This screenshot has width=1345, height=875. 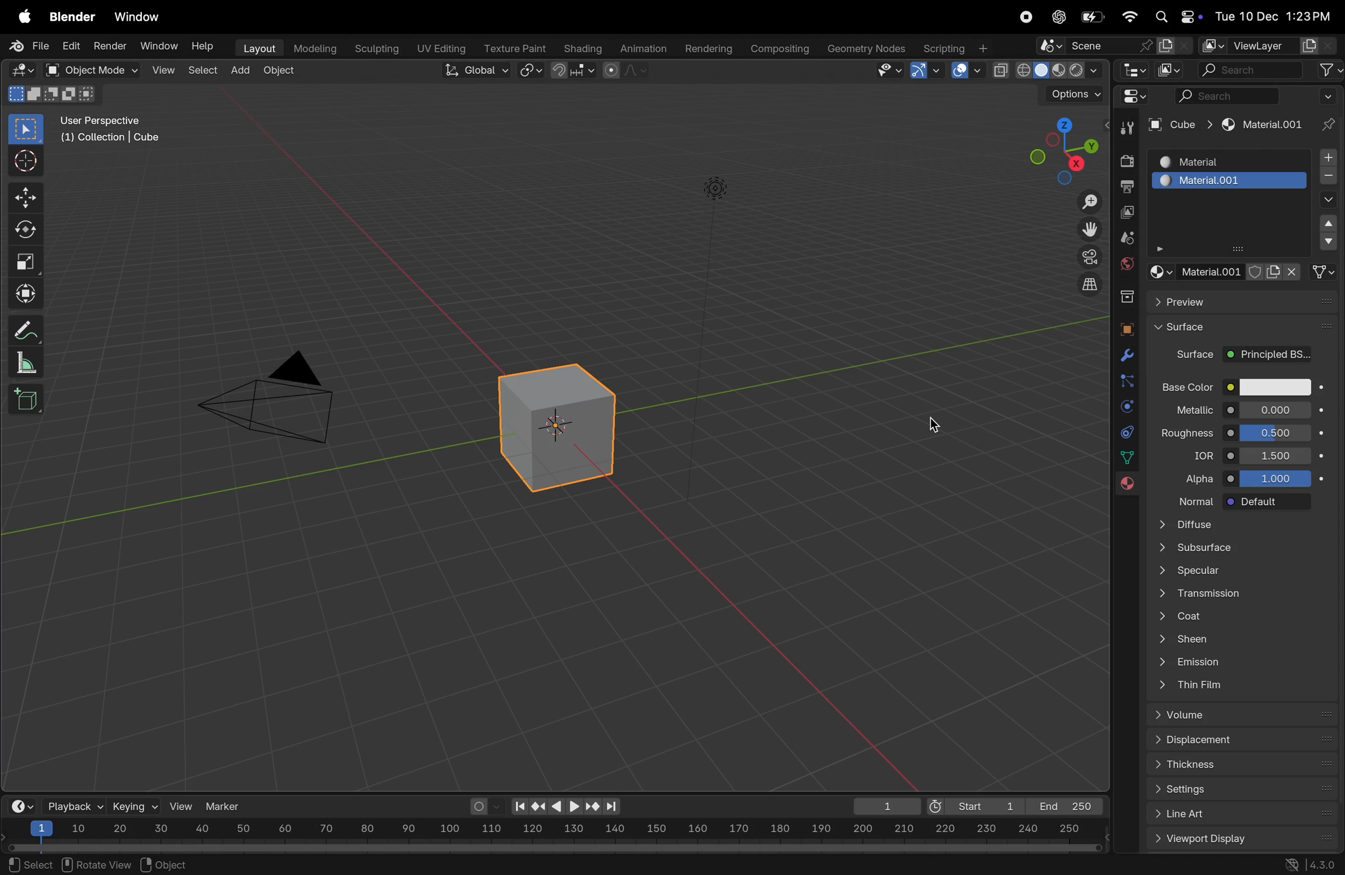 I want to click on surface, so click(x=1189, y=357).